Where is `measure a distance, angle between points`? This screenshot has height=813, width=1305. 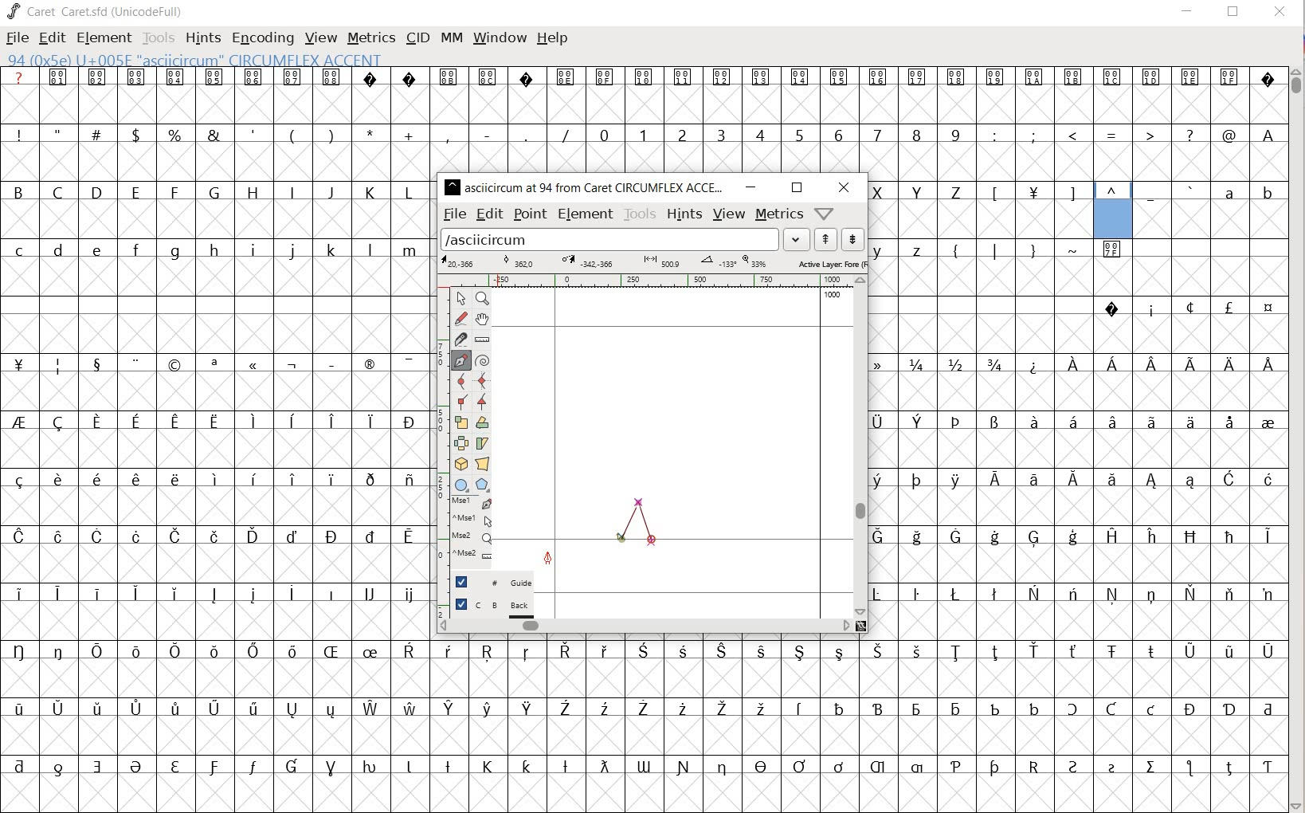 measure a distance, angle between points is located at coordinates (484, 339).